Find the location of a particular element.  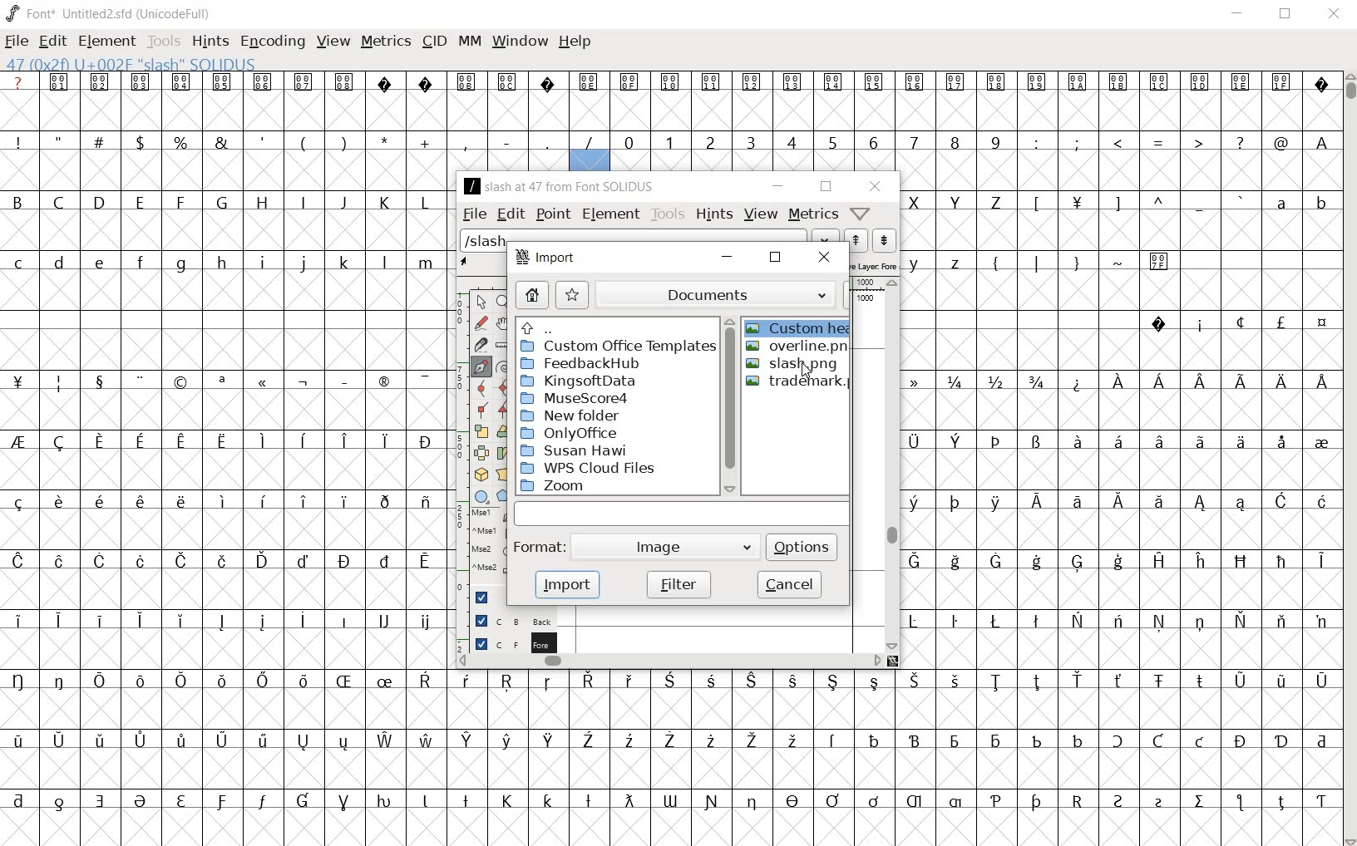

minimize is located at coordinates (727, 256).